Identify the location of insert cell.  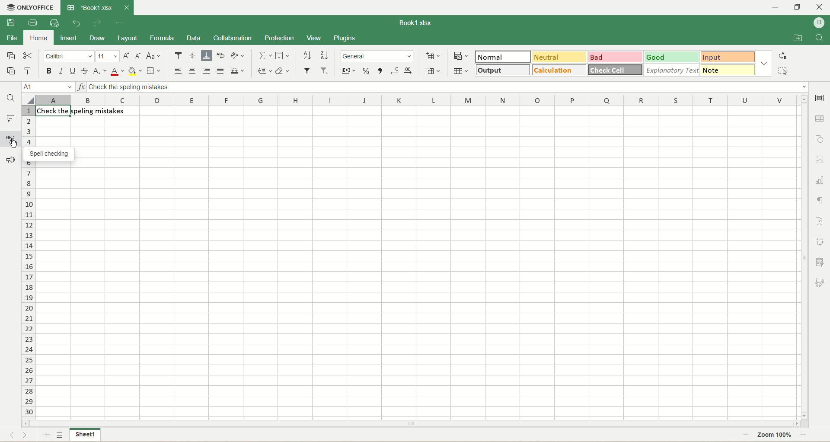
(433, 55).